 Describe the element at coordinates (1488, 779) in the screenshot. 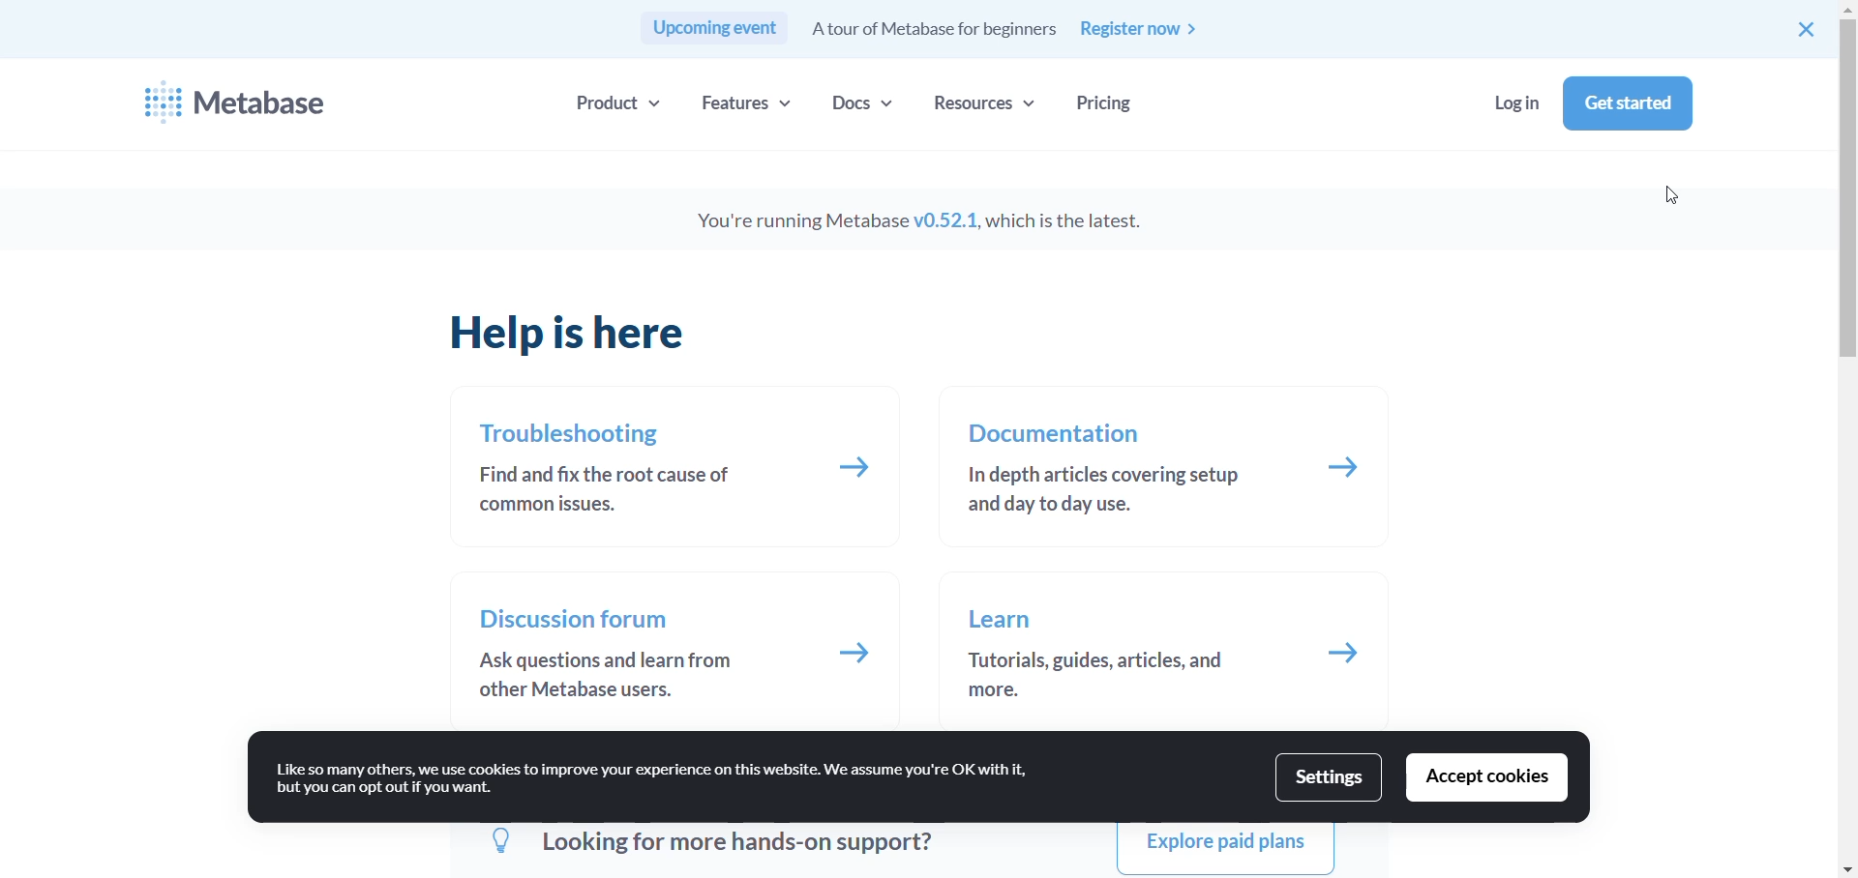

I see `accept cookies` at that location.